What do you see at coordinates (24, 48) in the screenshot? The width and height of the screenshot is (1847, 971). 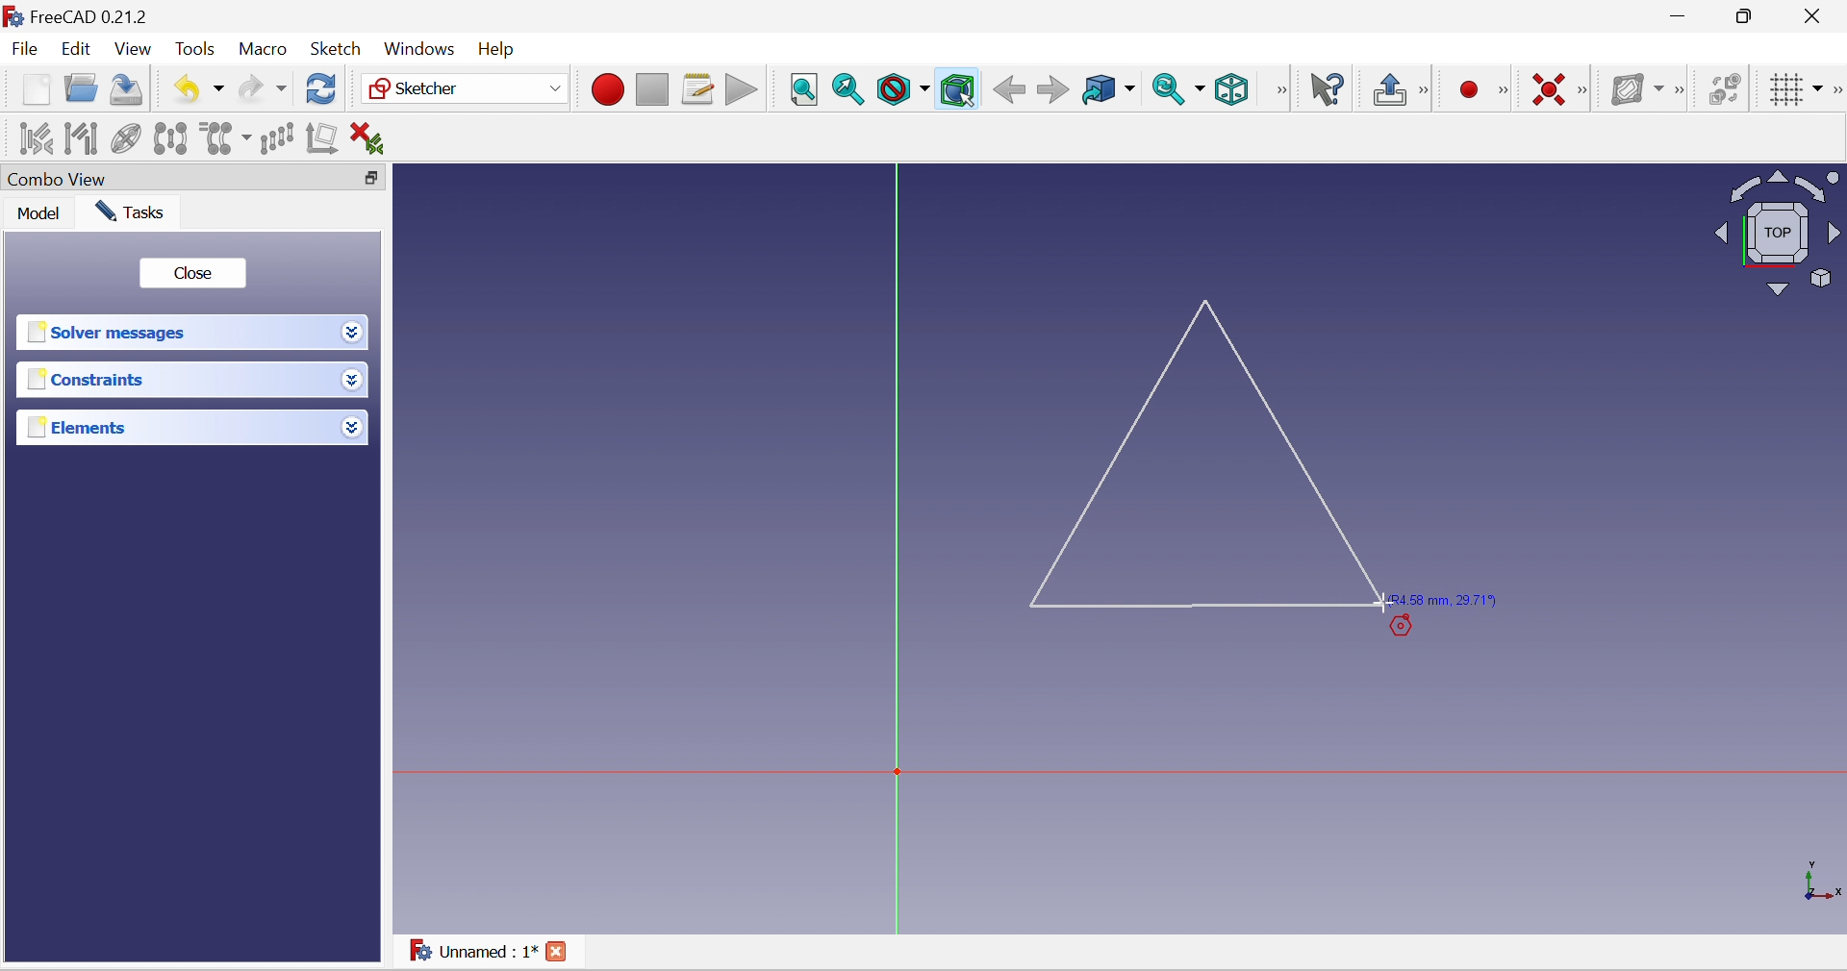 I see `File` at bounding box center [24, 48].